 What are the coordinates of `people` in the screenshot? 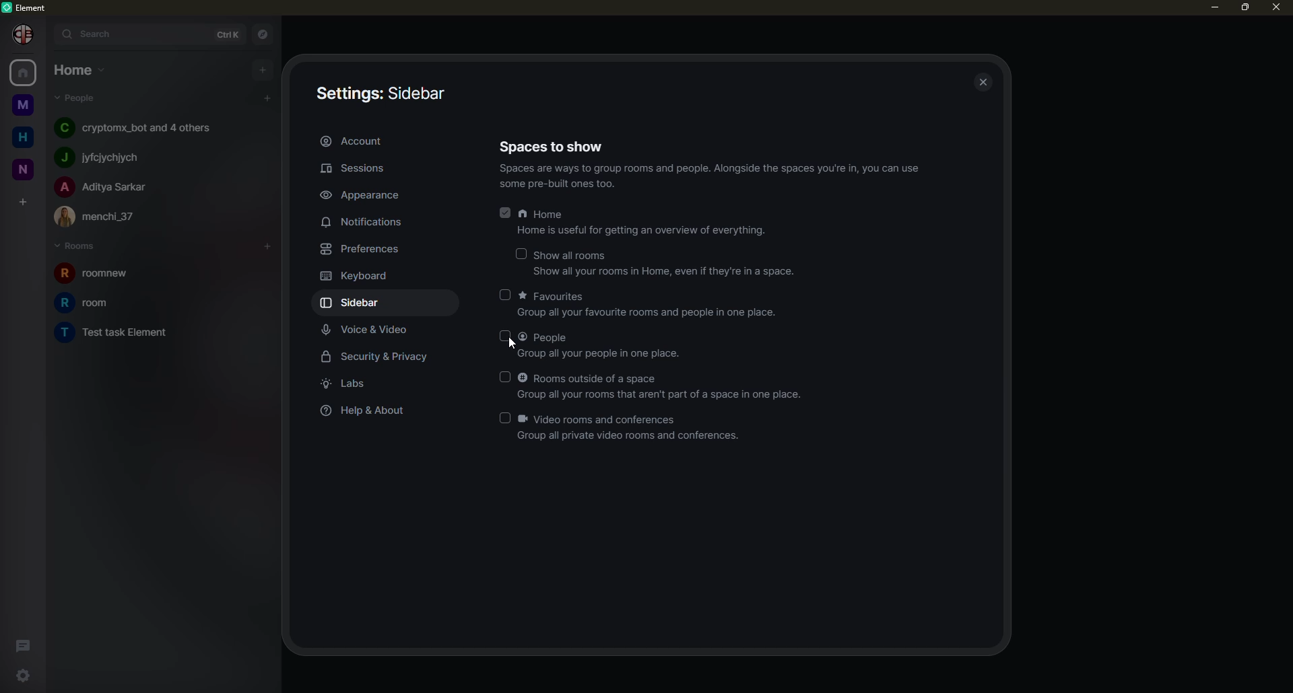 It's located at (81, 98).